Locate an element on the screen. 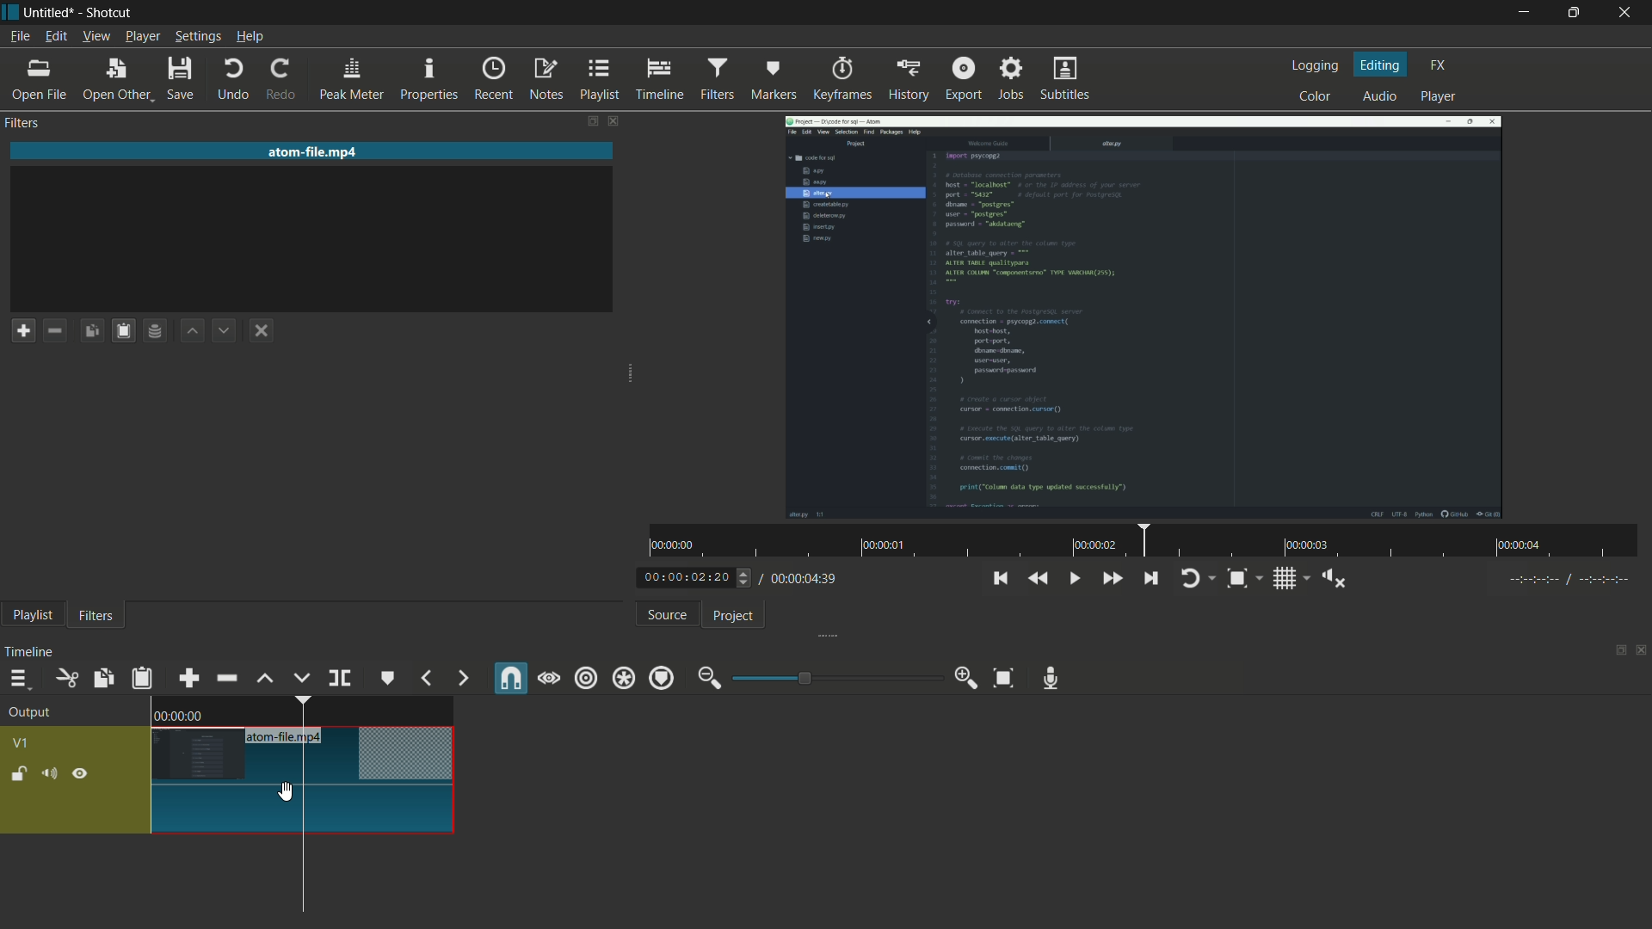 This screenshot has width=1652, height=929. change layout is located at coordinates (1615, 653).